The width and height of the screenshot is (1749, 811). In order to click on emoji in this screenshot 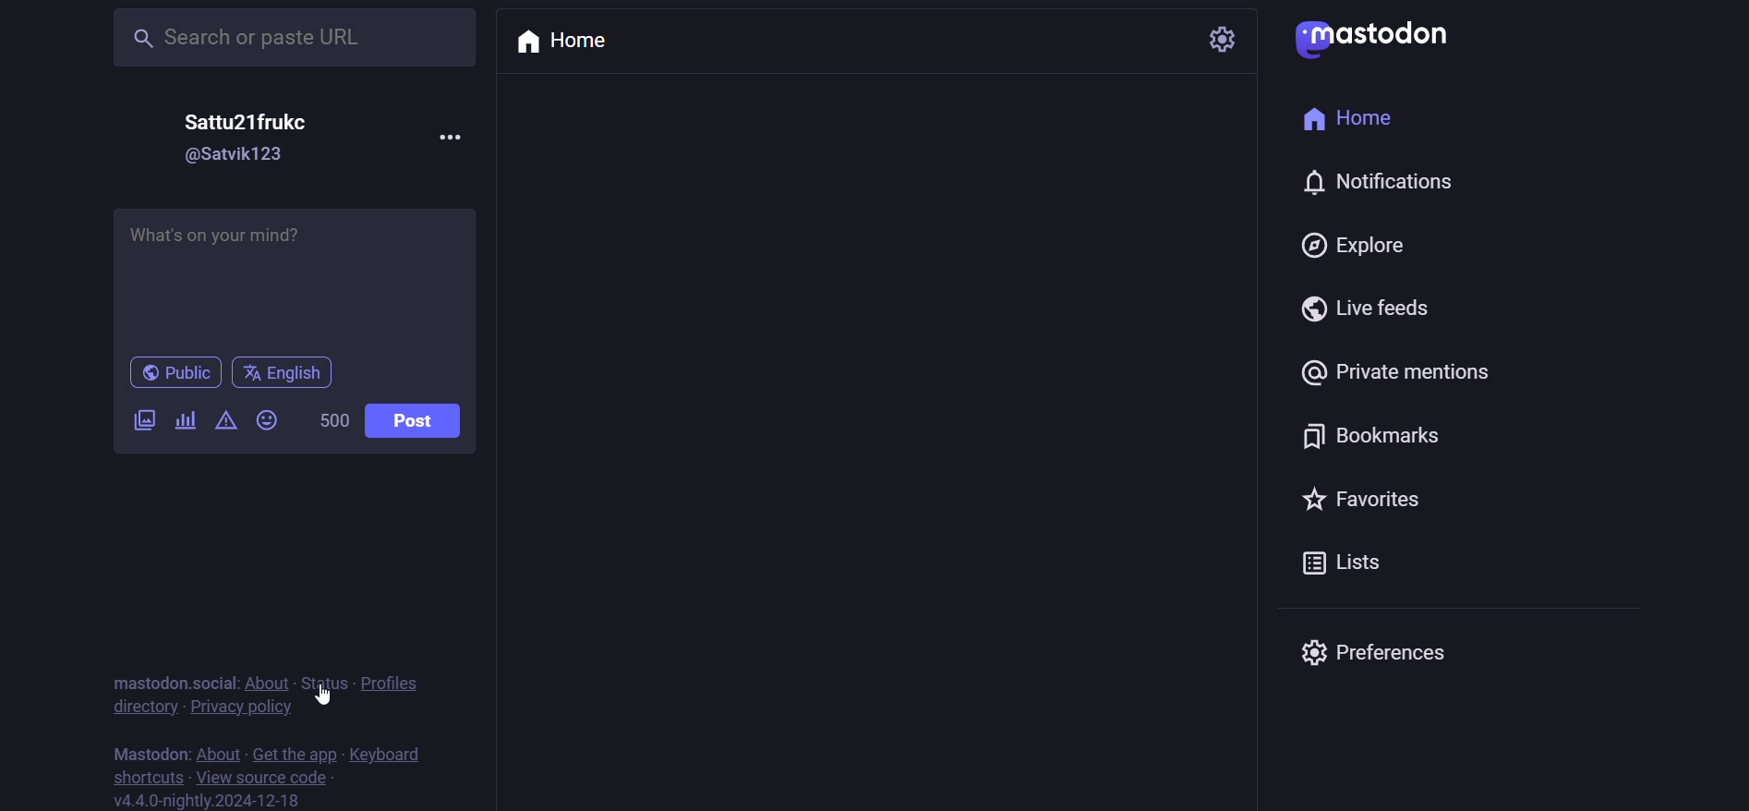, I will do `click(268, 419)`.